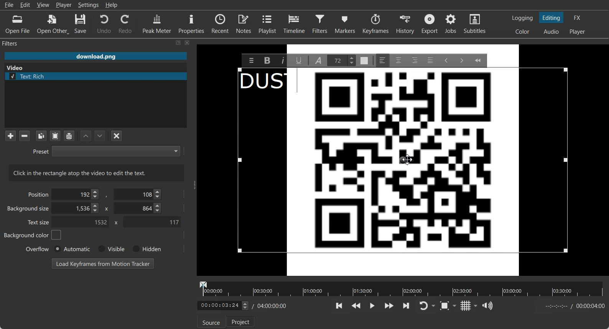 The width and height of the screenshot is (609, 329). What do you see at coordinates (318, 60) in the screenshot?
I see `Font` at bounding box center [318, 60].